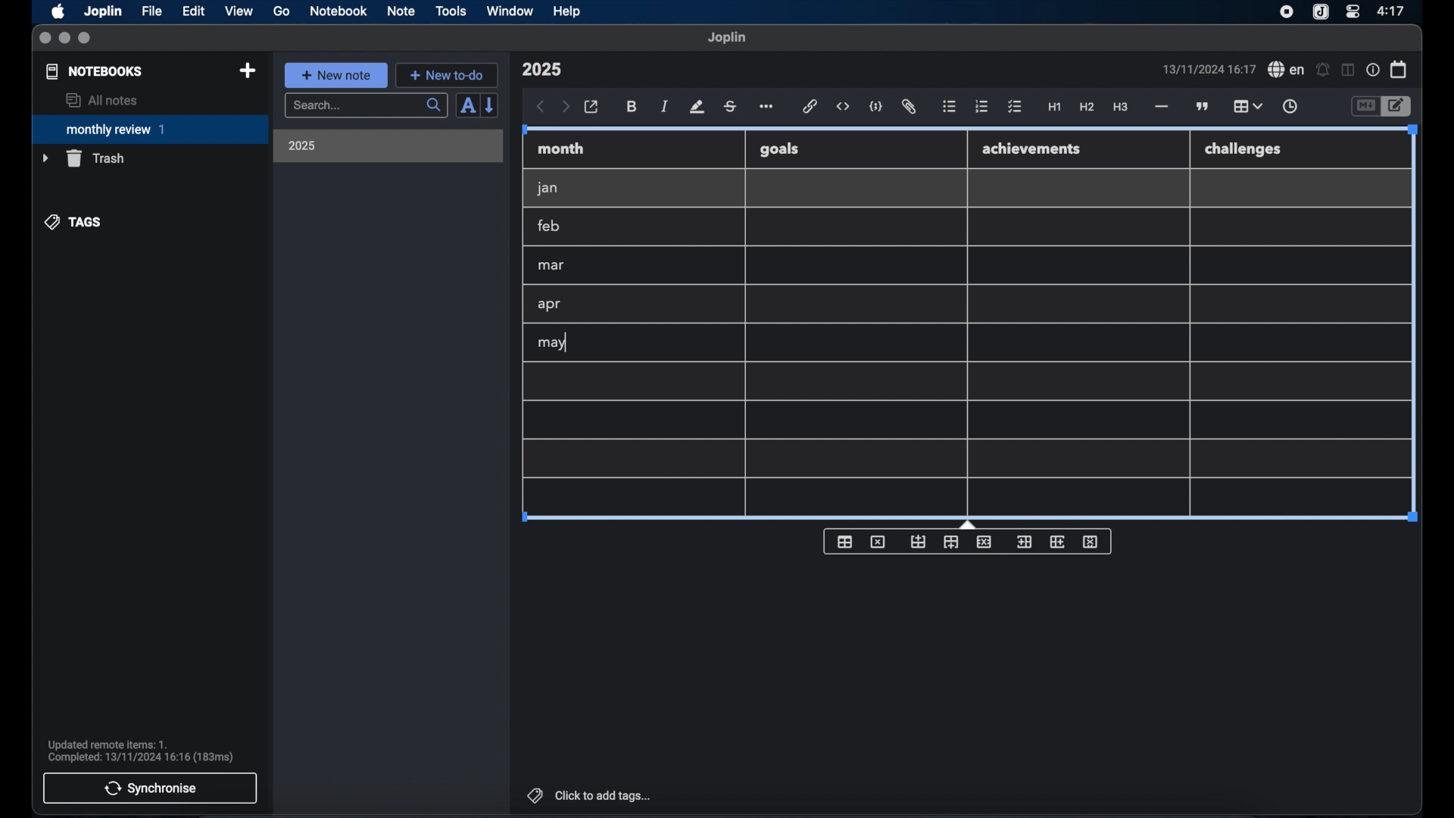  What do you see at coordinates (1091, 542) in the screenshot?
I see `delete column` at bounding box center [1091, 542].